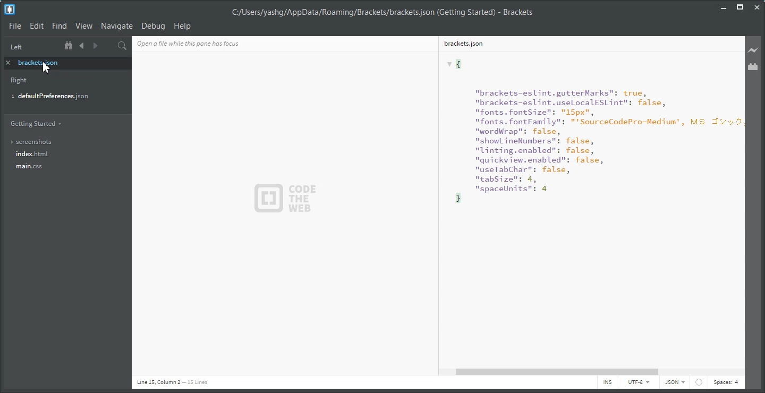 The width and height of the screenshot is (765, 393). Describe the element at coordinates (16, 47) in the screenshot. I see `Left Panel` at that location.